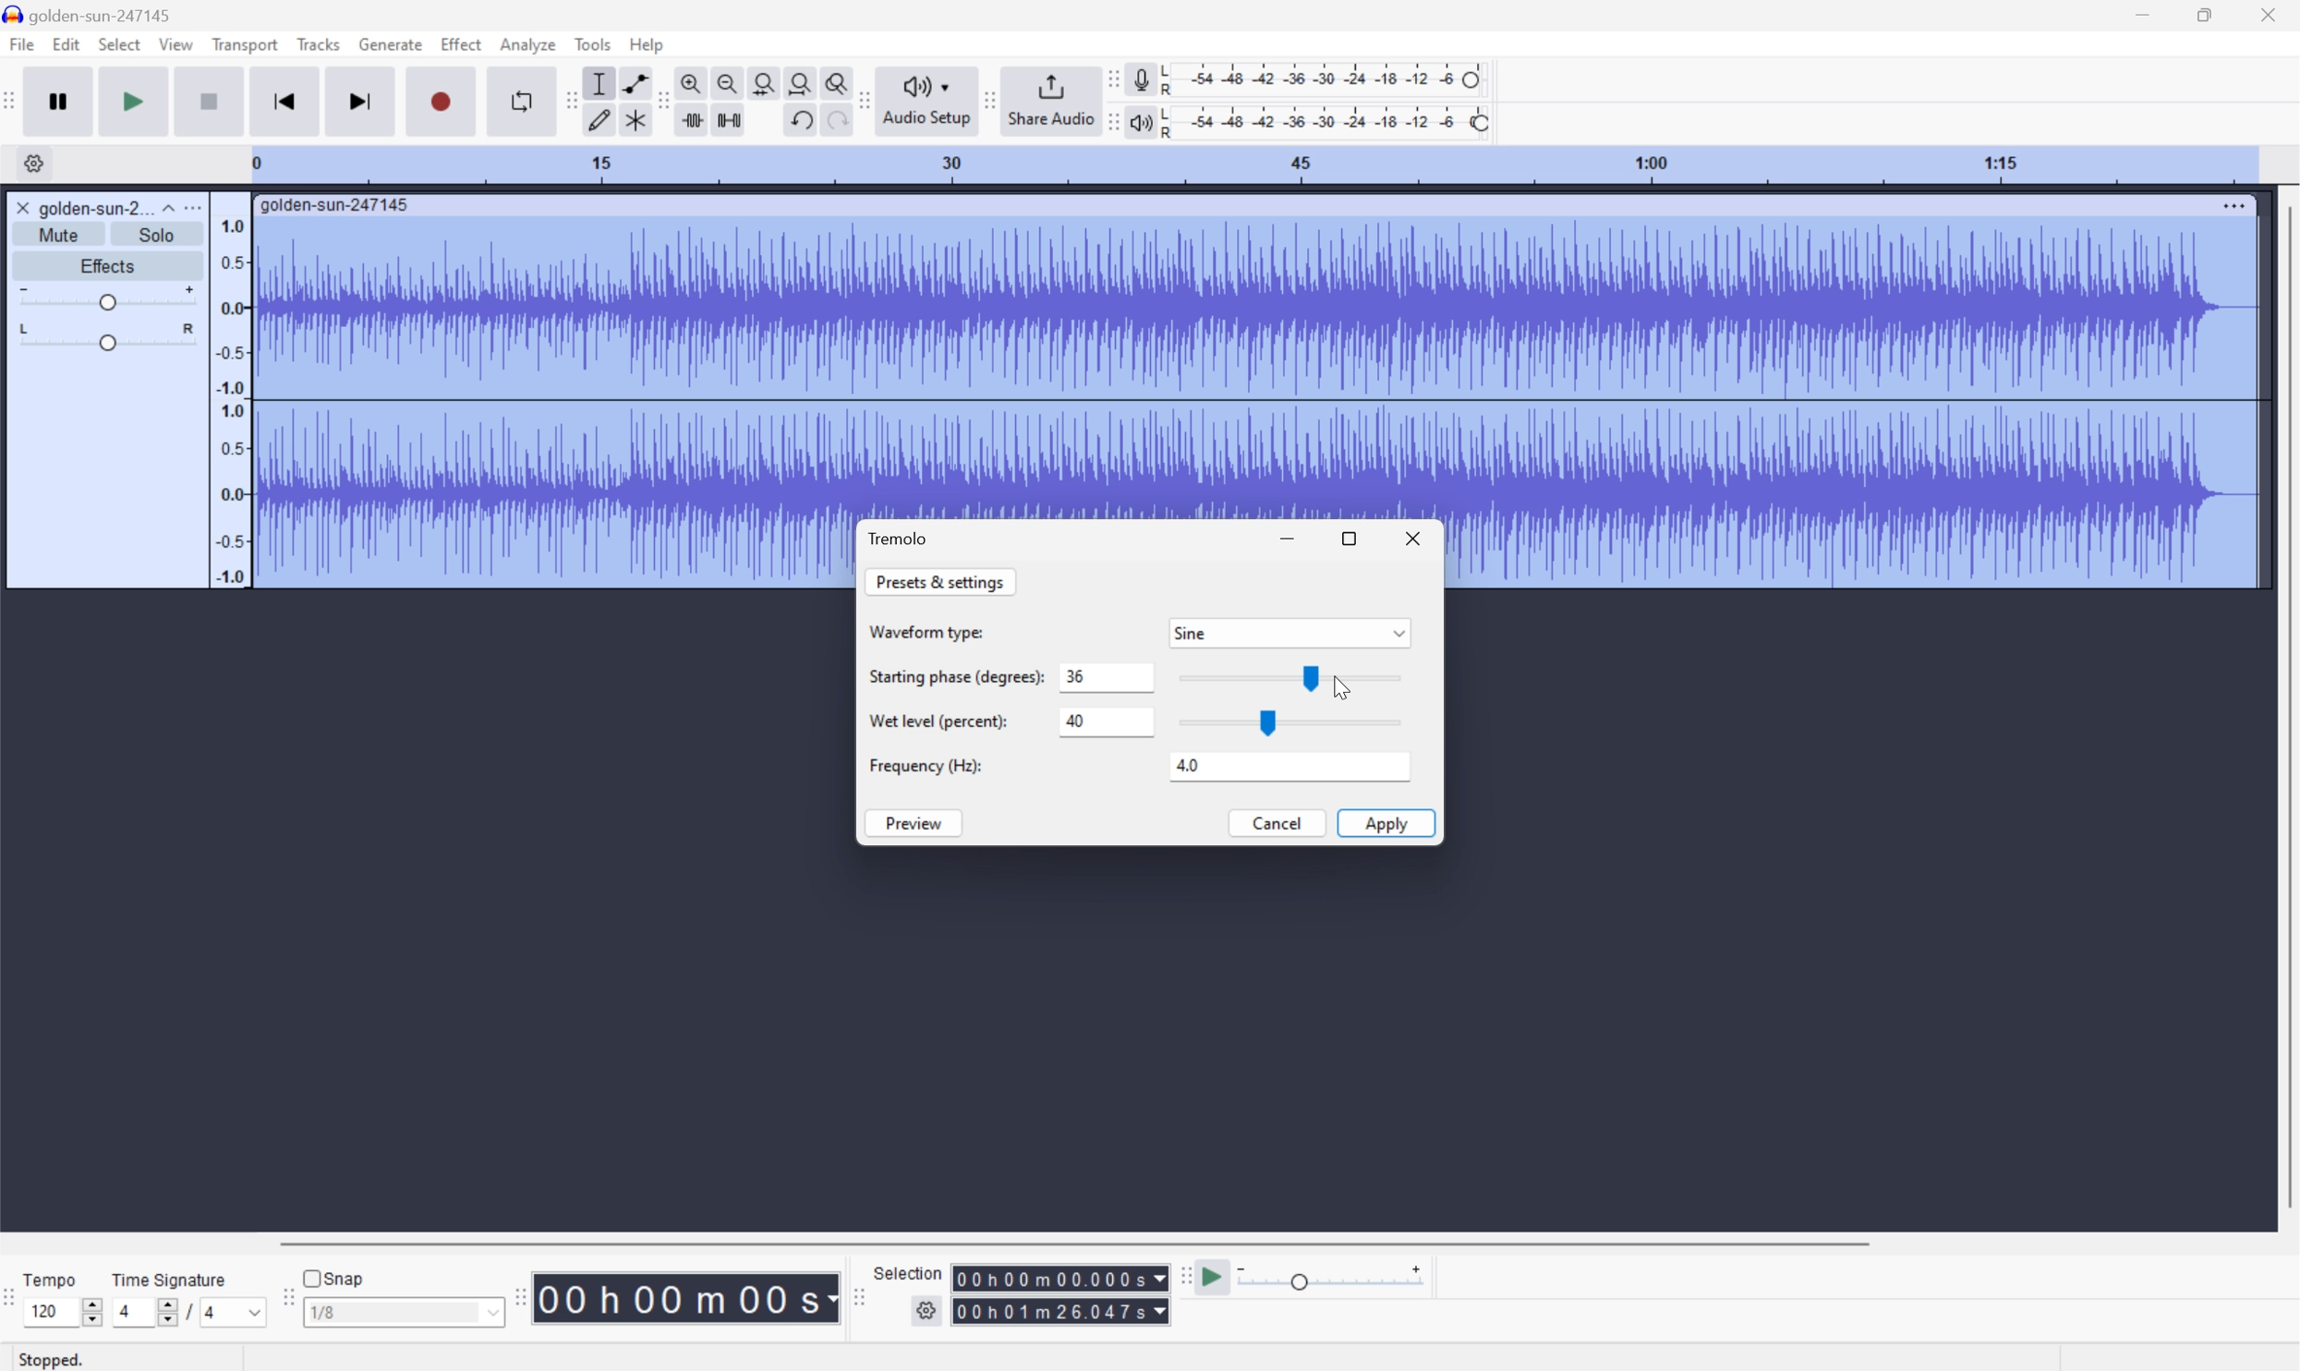 This screenshot has height=1371, width=2300. What do you see at coordinates (521, 100) in the screenshot?
I see `Enable looping` at bounding box center [521, 100].